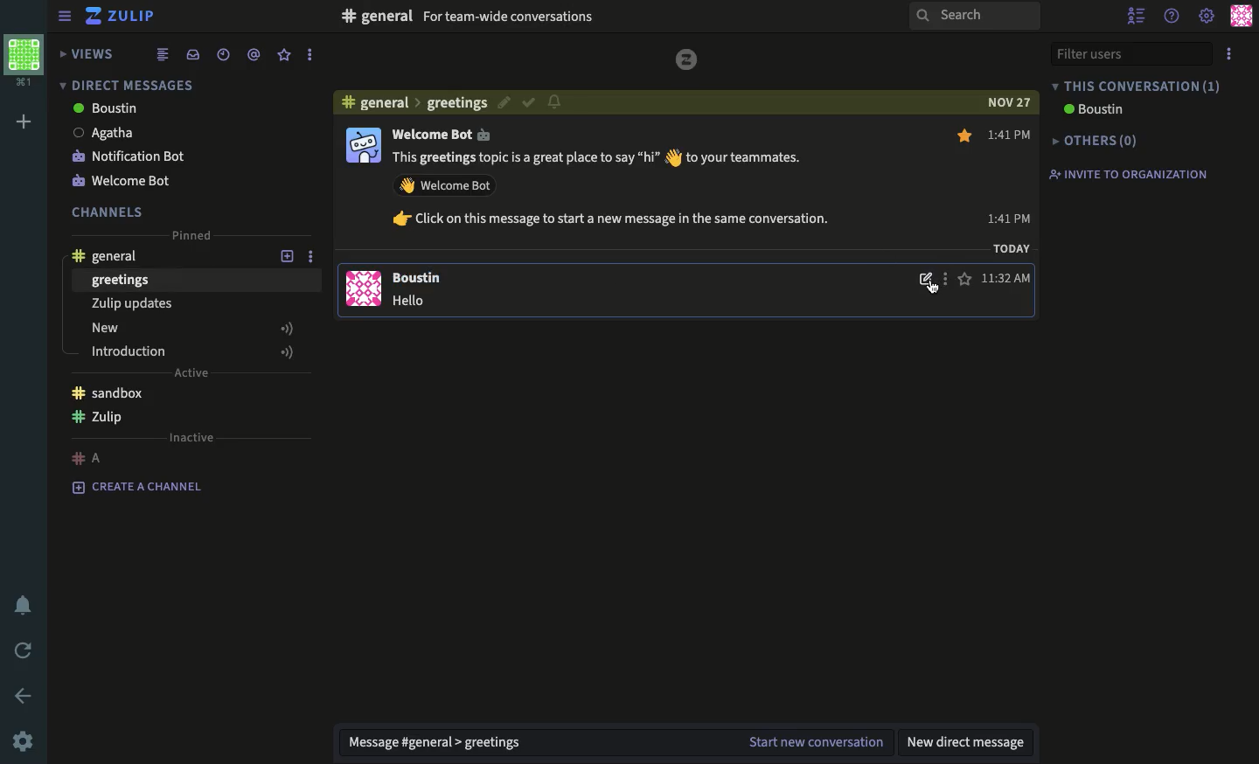 This screenshot has height=764, width=1259. I want to click on Zulip, so click(122, 18).